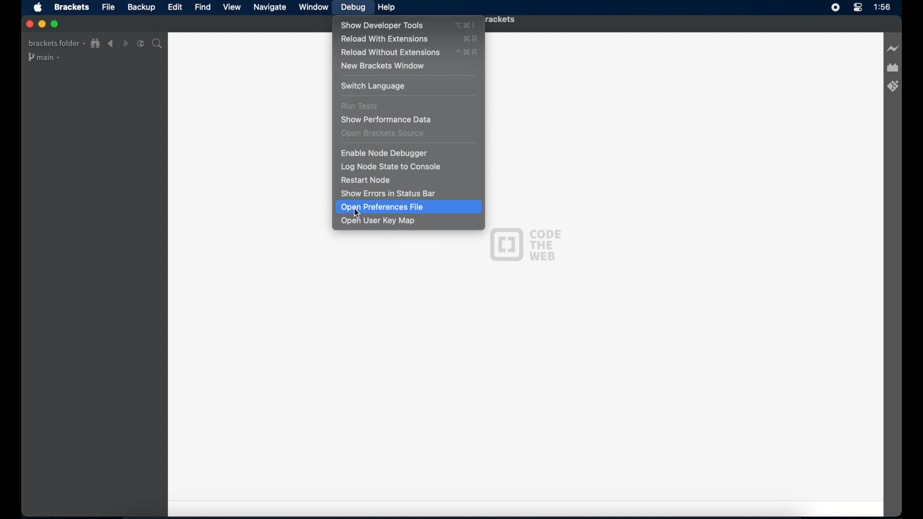 This screenshot has height=519, width=923. I want to click on search icon, so click(159, 44).